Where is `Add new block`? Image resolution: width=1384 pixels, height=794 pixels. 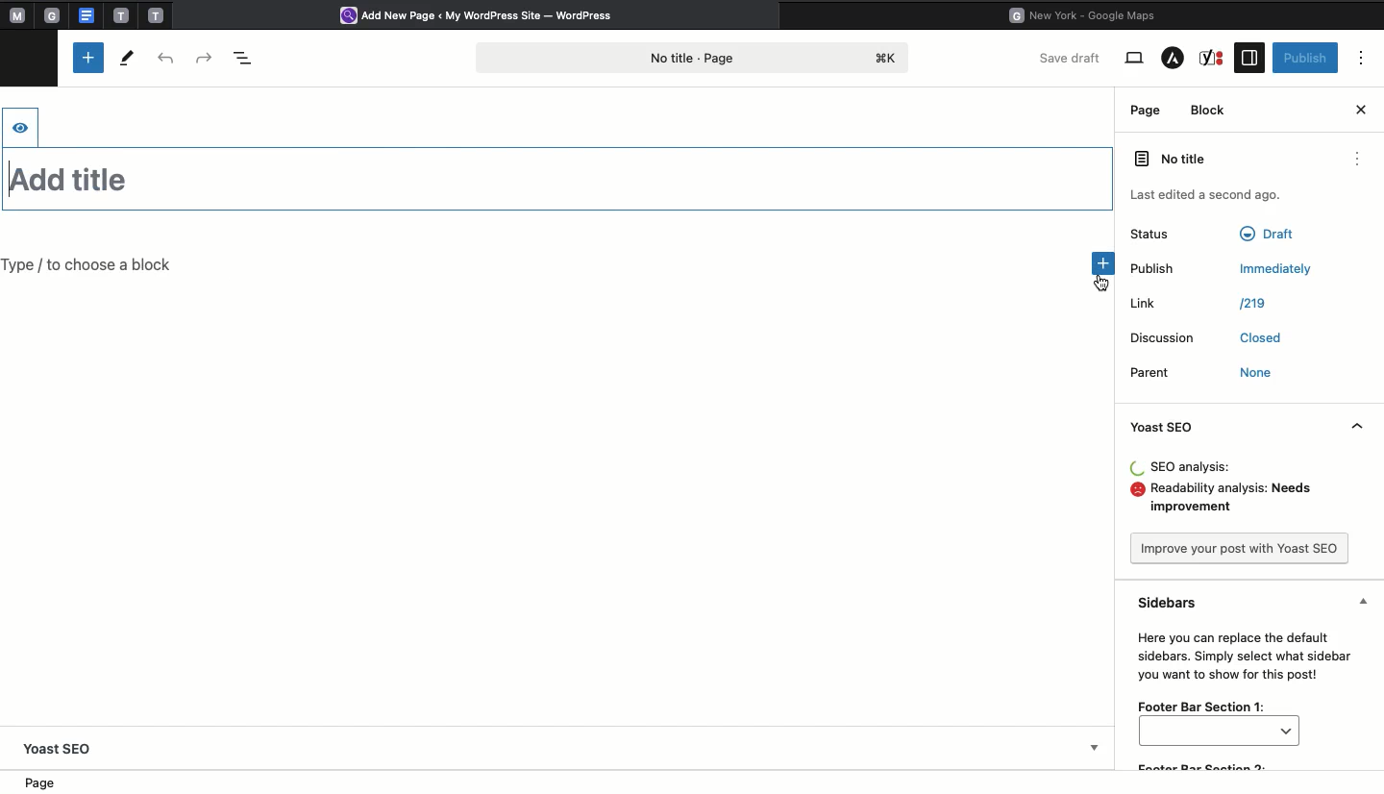
Add new block is located at coordinates (88, 58).